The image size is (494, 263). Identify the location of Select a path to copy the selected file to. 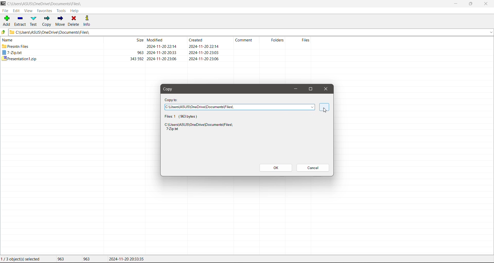
(240, 107).